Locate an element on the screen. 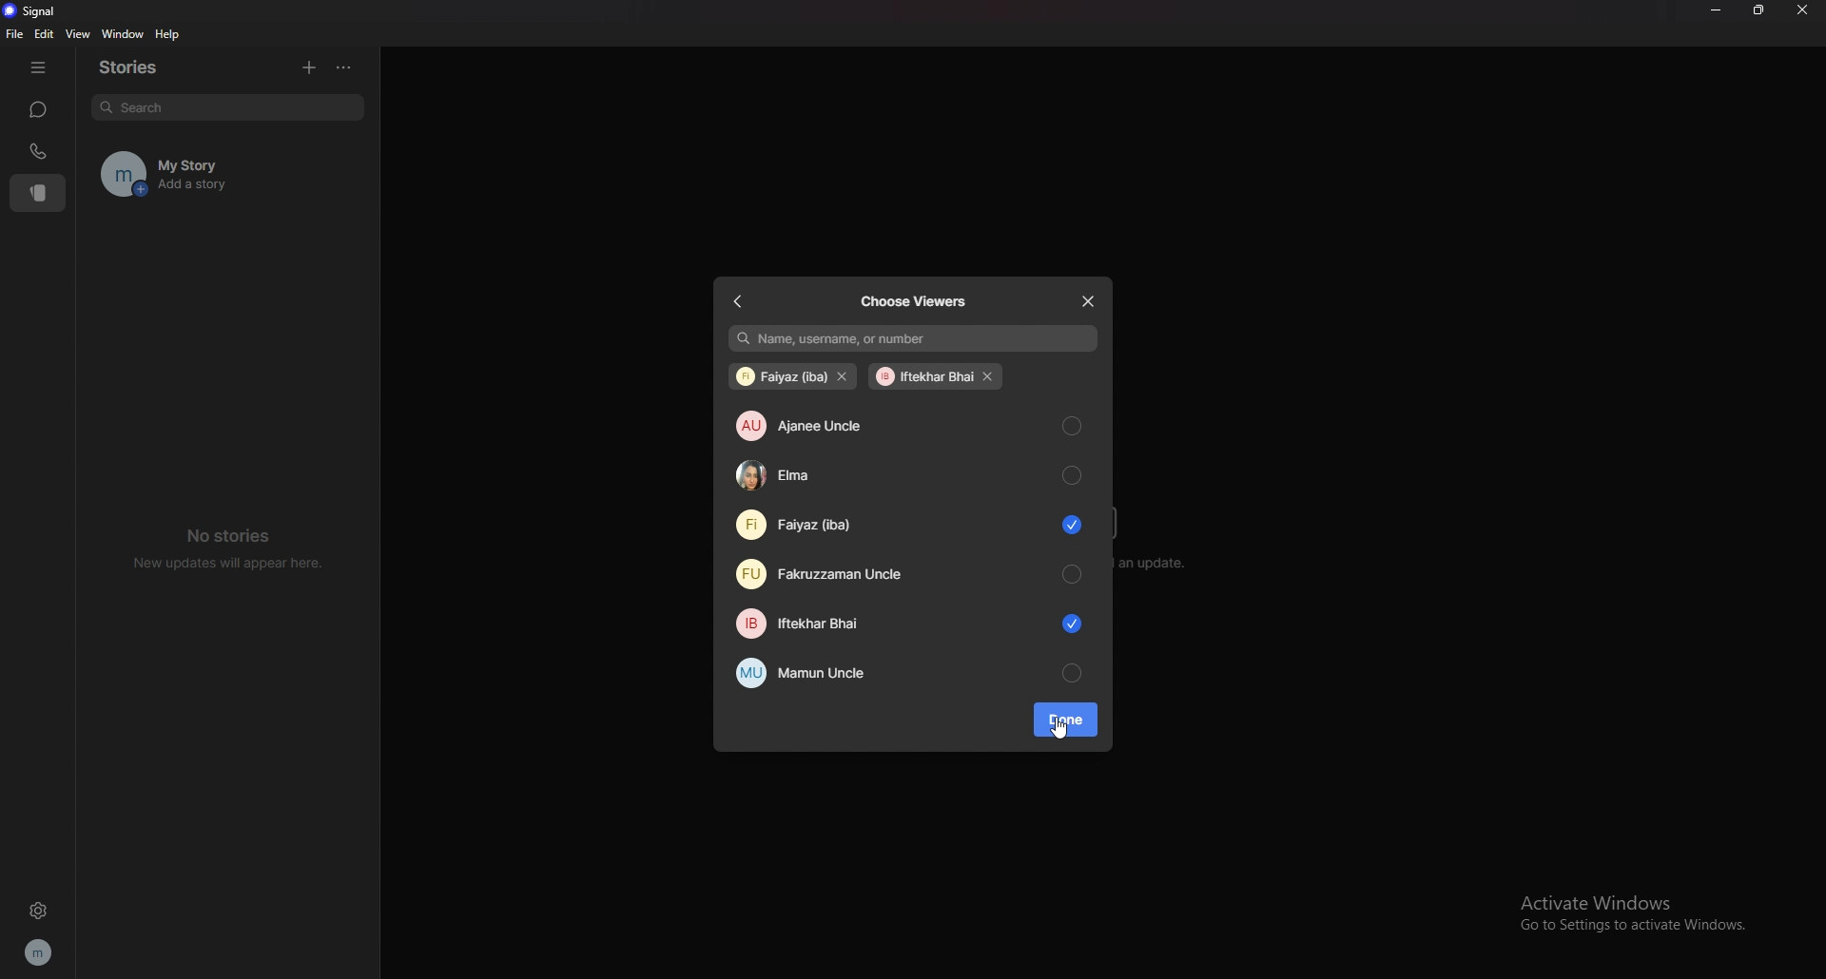 This screenshot has height=979, width=1826. close is located at coordinates (1801, 10).